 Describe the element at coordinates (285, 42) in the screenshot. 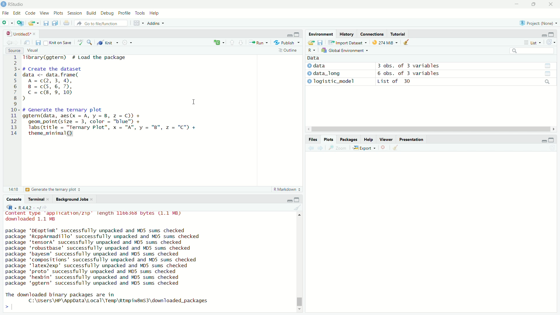

I see `» Publish` at that location.